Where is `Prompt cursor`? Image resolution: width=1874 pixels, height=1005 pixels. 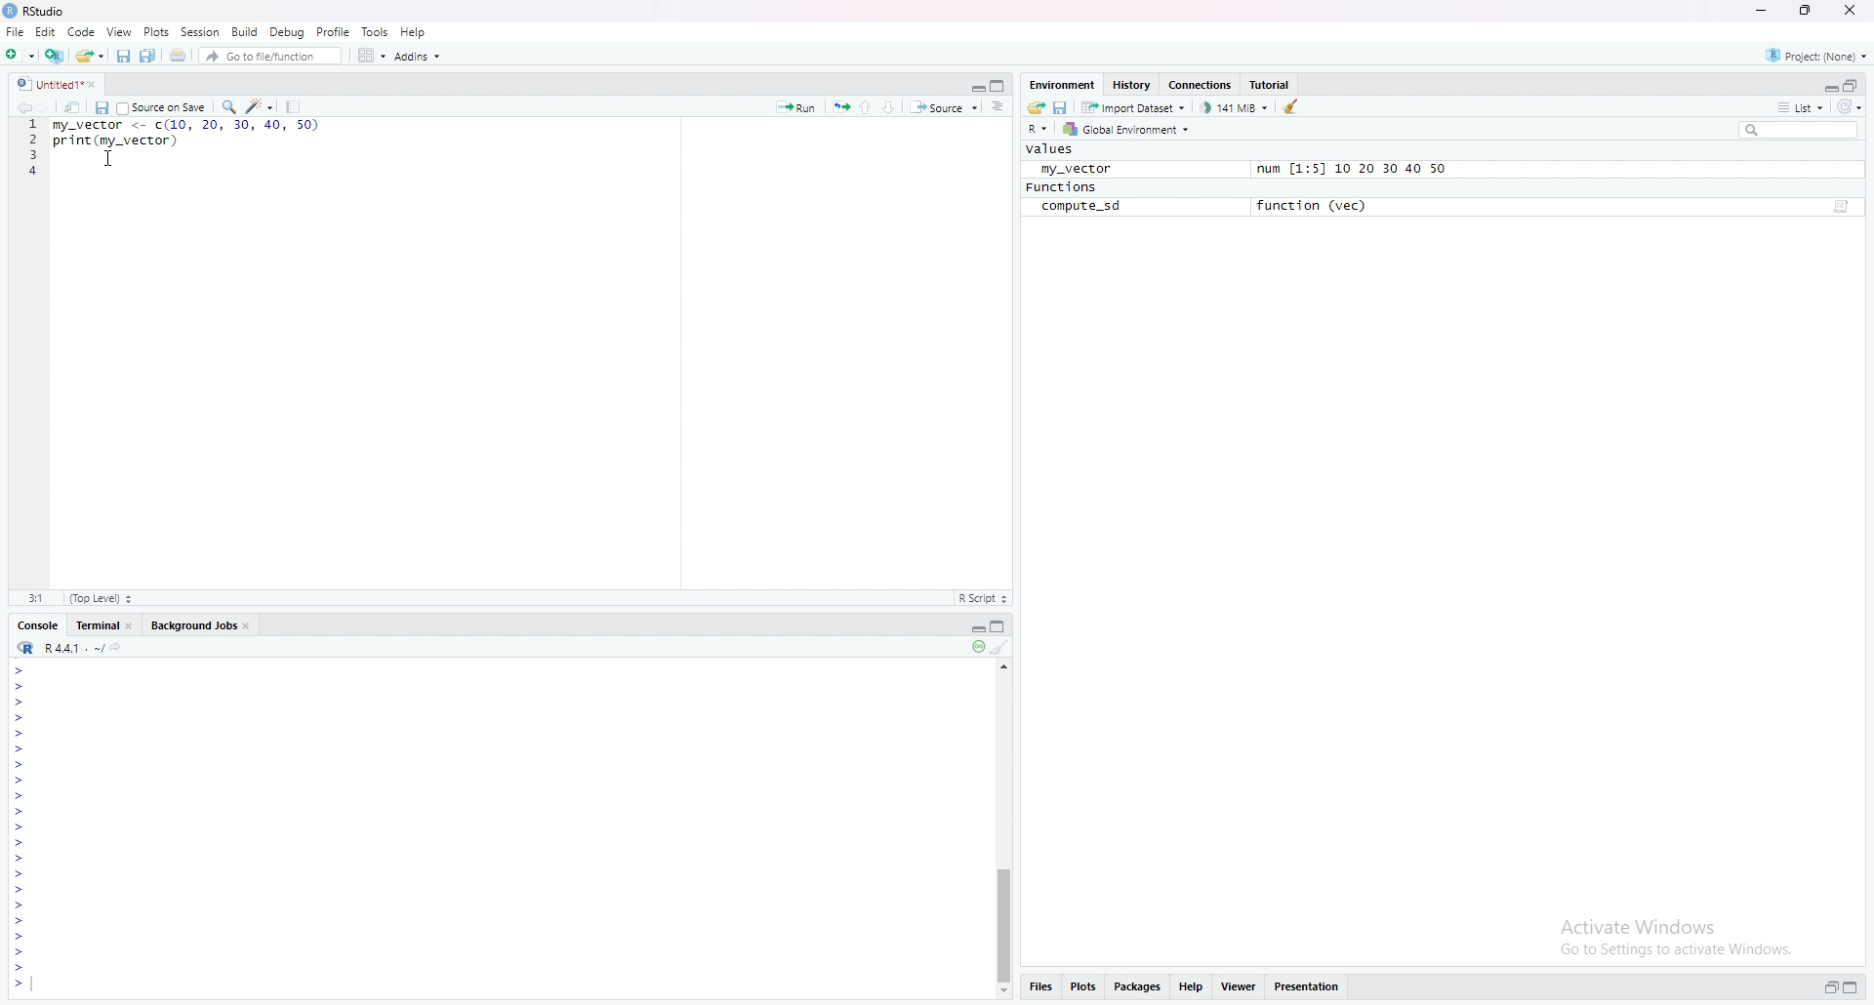 Prompt cursor is located at coordinates (20, 686).